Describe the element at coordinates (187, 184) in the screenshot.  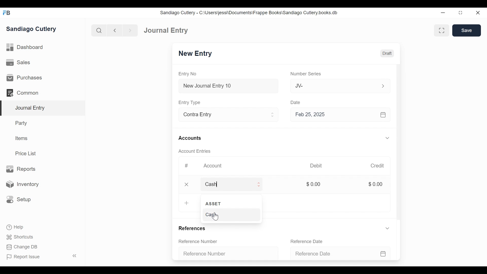
I see `Close` at that location.